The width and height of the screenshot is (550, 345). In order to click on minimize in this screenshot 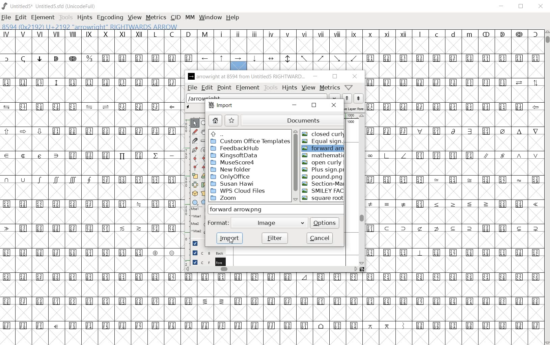, I will do `click(294, 105)`.